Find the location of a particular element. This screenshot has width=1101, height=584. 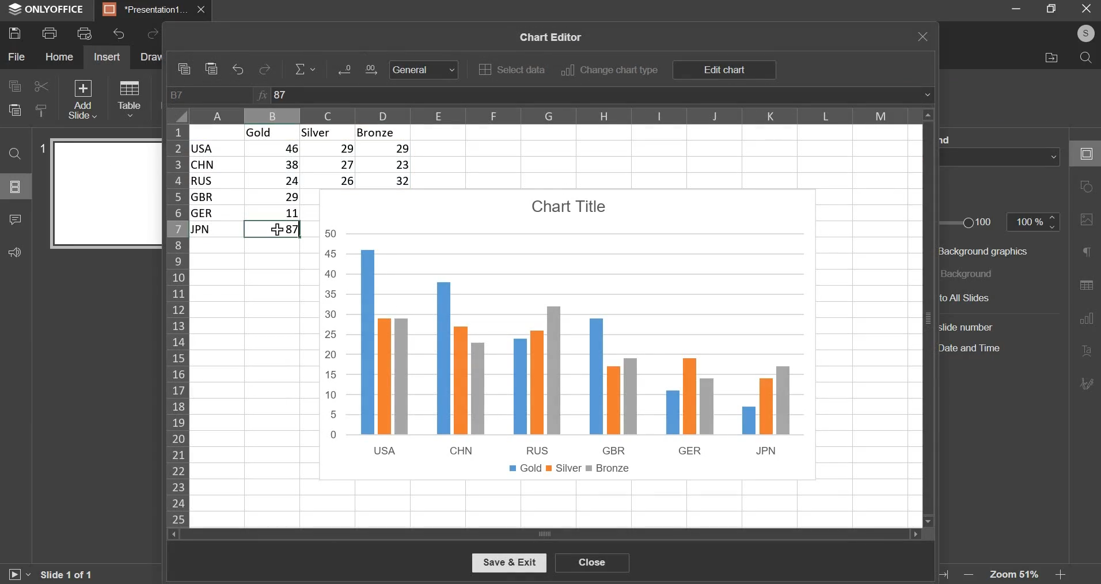

vertical slider is located at coordinates (928, 317).